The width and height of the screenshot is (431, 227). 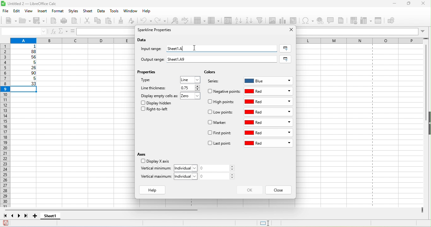 I want to click on output range, so click(x=150, y=58).